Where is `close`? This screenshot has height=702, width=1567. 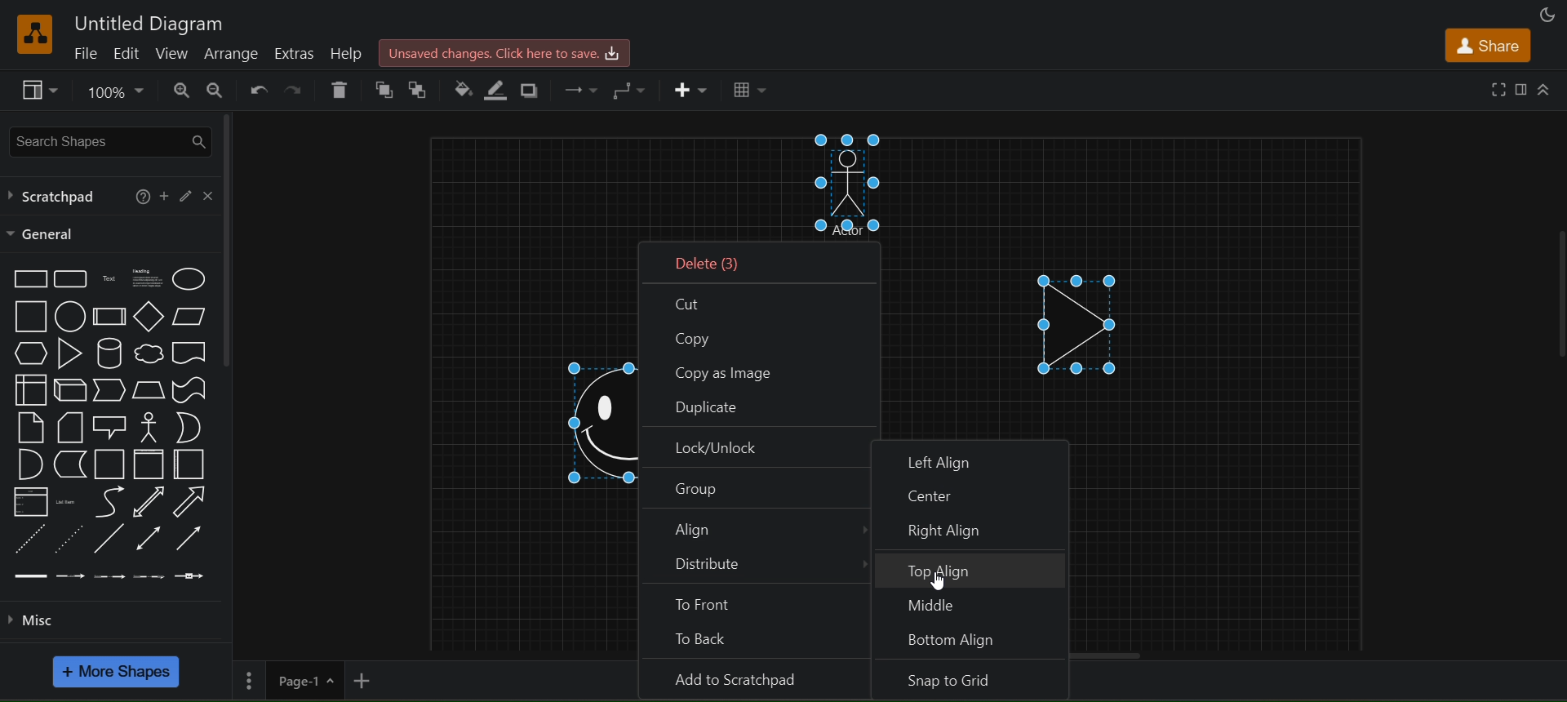
close is located at coordinates (208, 194).